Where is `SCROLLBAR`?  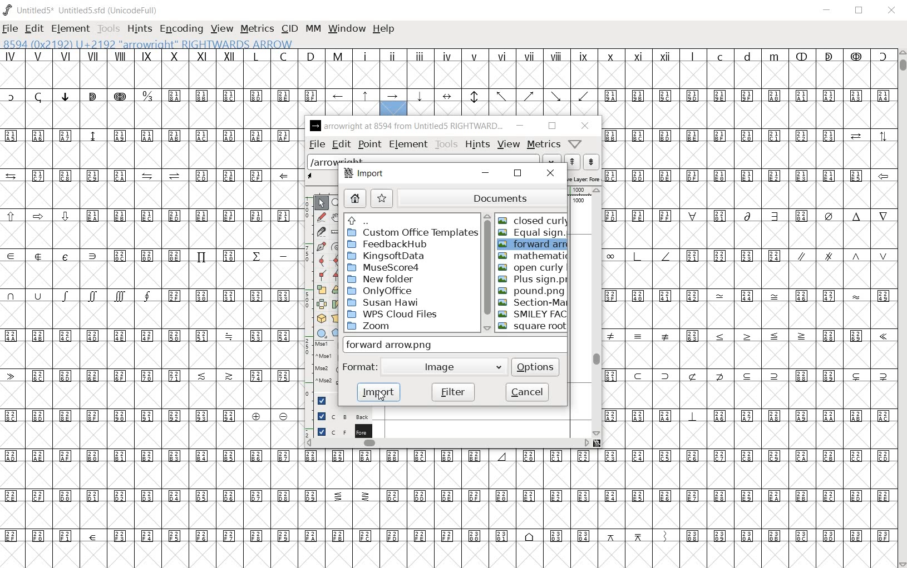 SCROLLBAR is located at coordinates (901, 307).